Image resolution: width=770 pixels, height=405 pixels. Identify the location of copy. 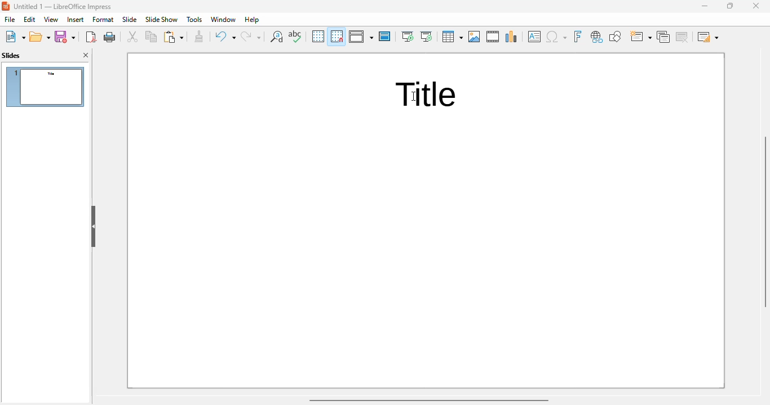
(151, 37).